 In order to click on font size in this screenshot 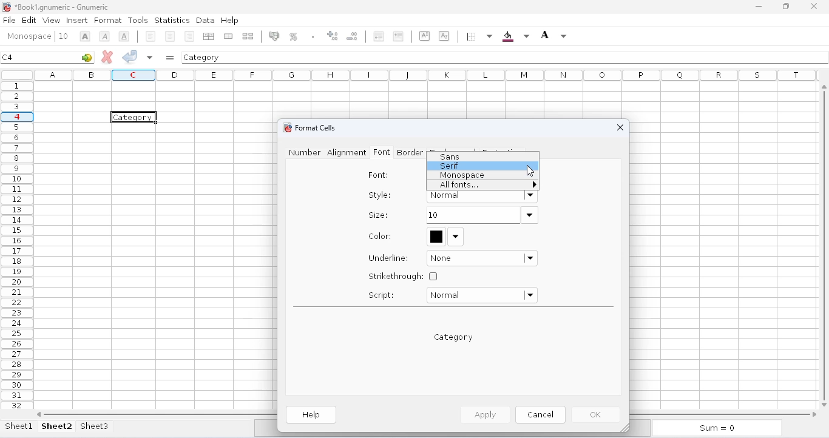, I will do `click(63, 36)`.